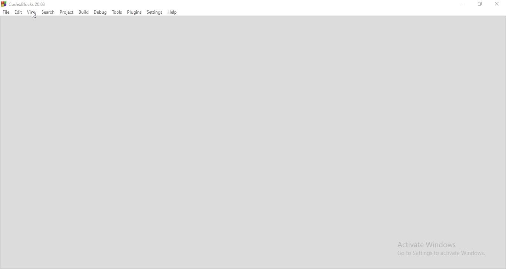  Describe the element at coordinates (173, 12) in the screenshot. I see `Help` at that location.